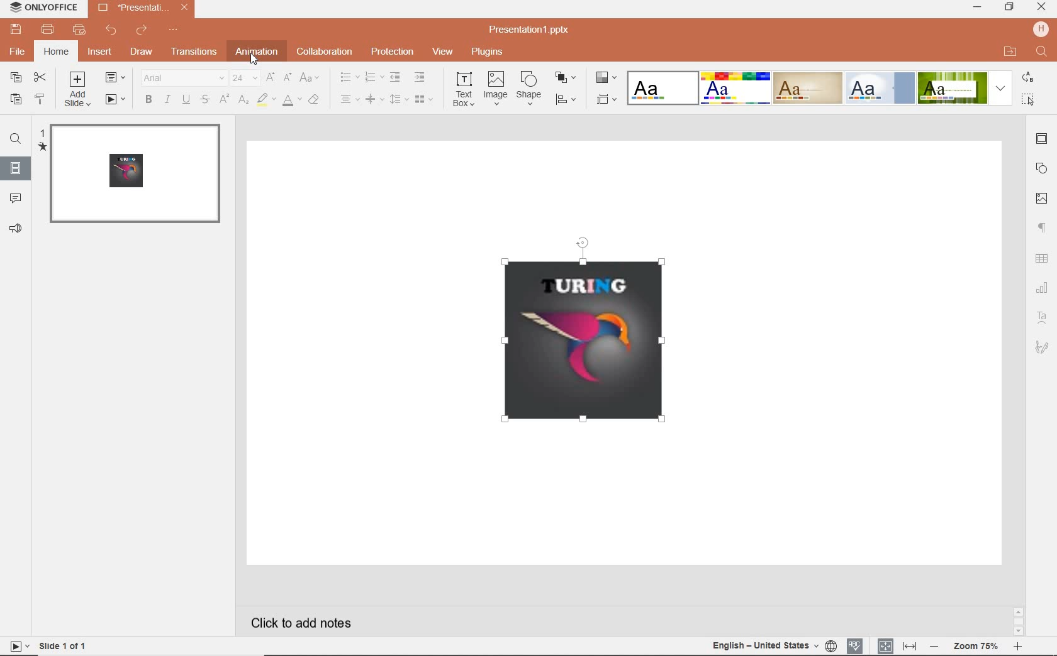 The image size is (1057, 656). What do you see at coordinates (880, 89) in the screenshot?
I see `official` at bounding box center [880, 89].